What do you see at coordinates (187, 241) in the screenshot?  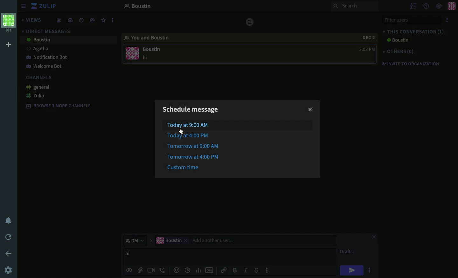 I see `remove` at bounding box center [187, 241].